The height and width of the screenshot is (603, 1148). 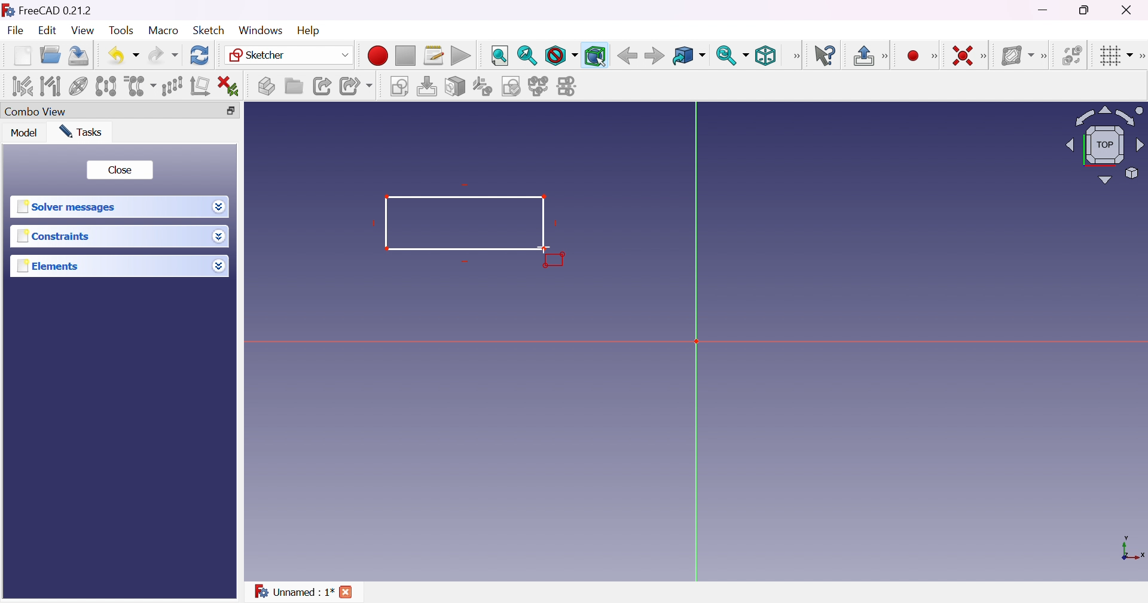 I want to click on Edit sketch, so click(x=426, y=86).